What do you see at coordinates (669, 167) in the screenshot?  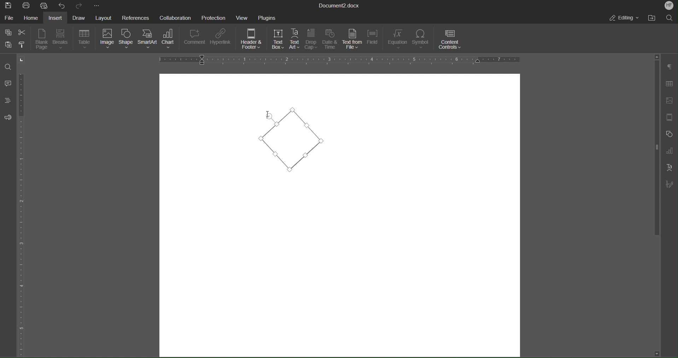 I see `Text Art` at bounding box center [669, 167].